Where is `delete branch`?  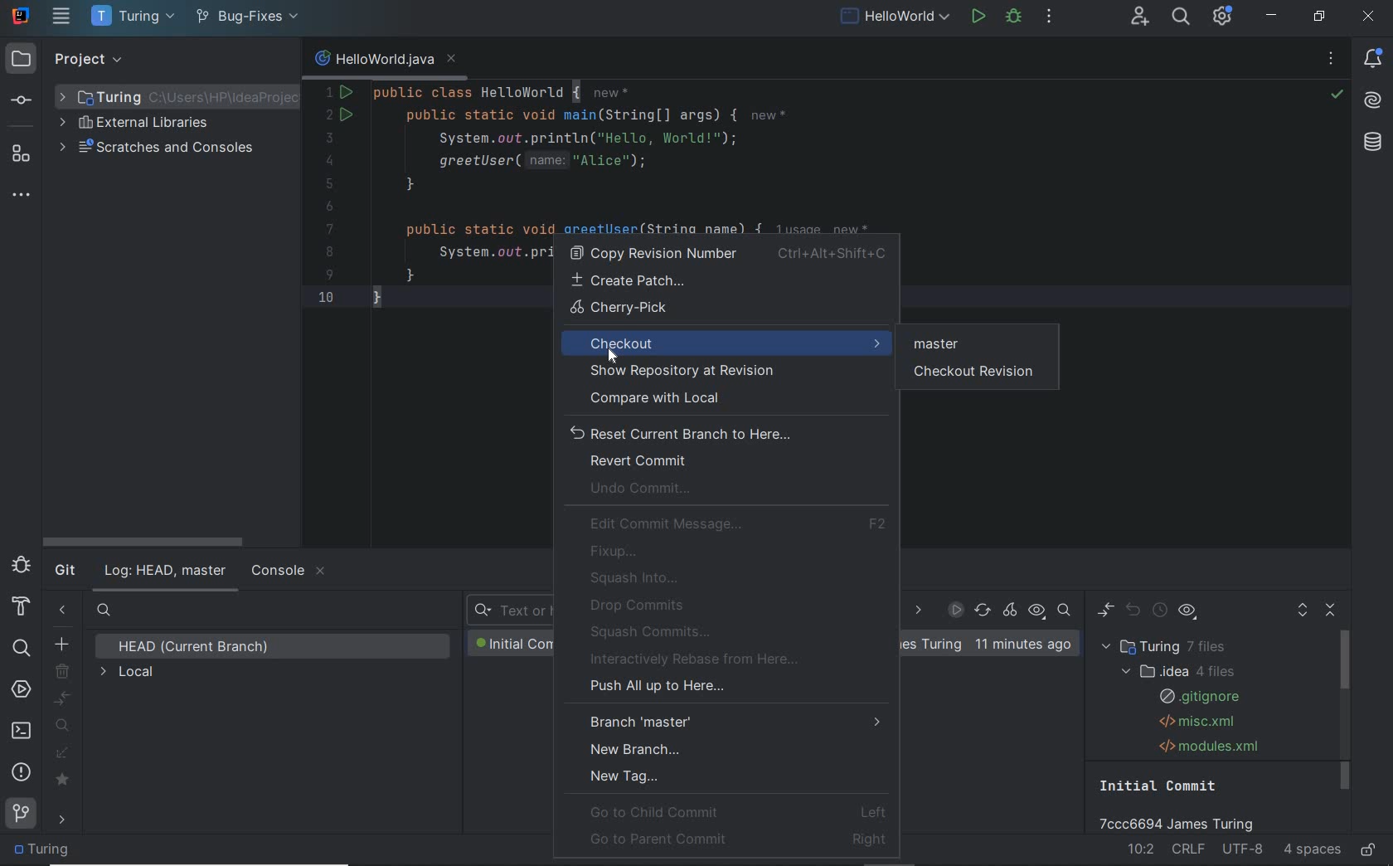 delete branch is located at coordinates (64, 672).